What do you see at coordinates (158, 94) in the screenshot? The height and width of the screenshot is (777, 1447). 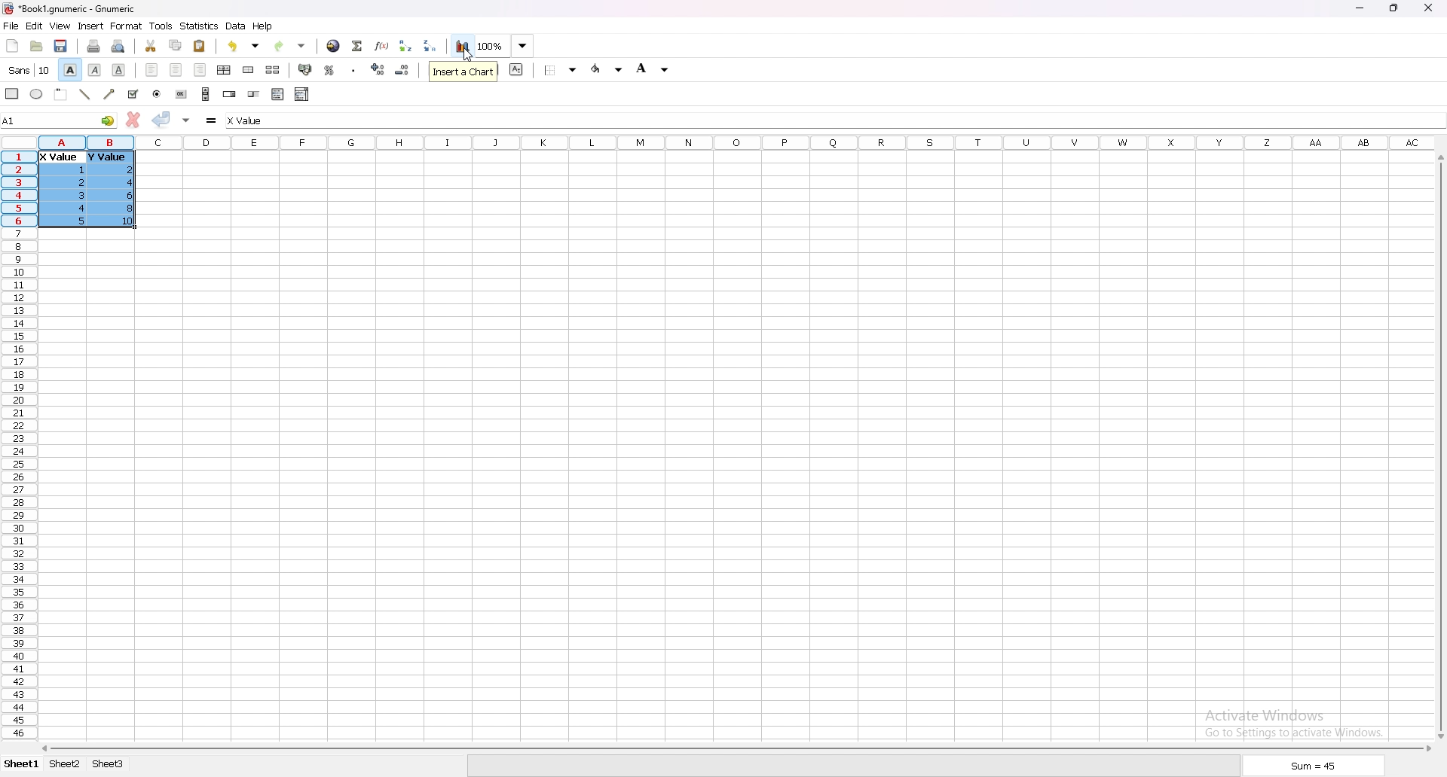 I see `radio button` at bounding box center [158, 94].